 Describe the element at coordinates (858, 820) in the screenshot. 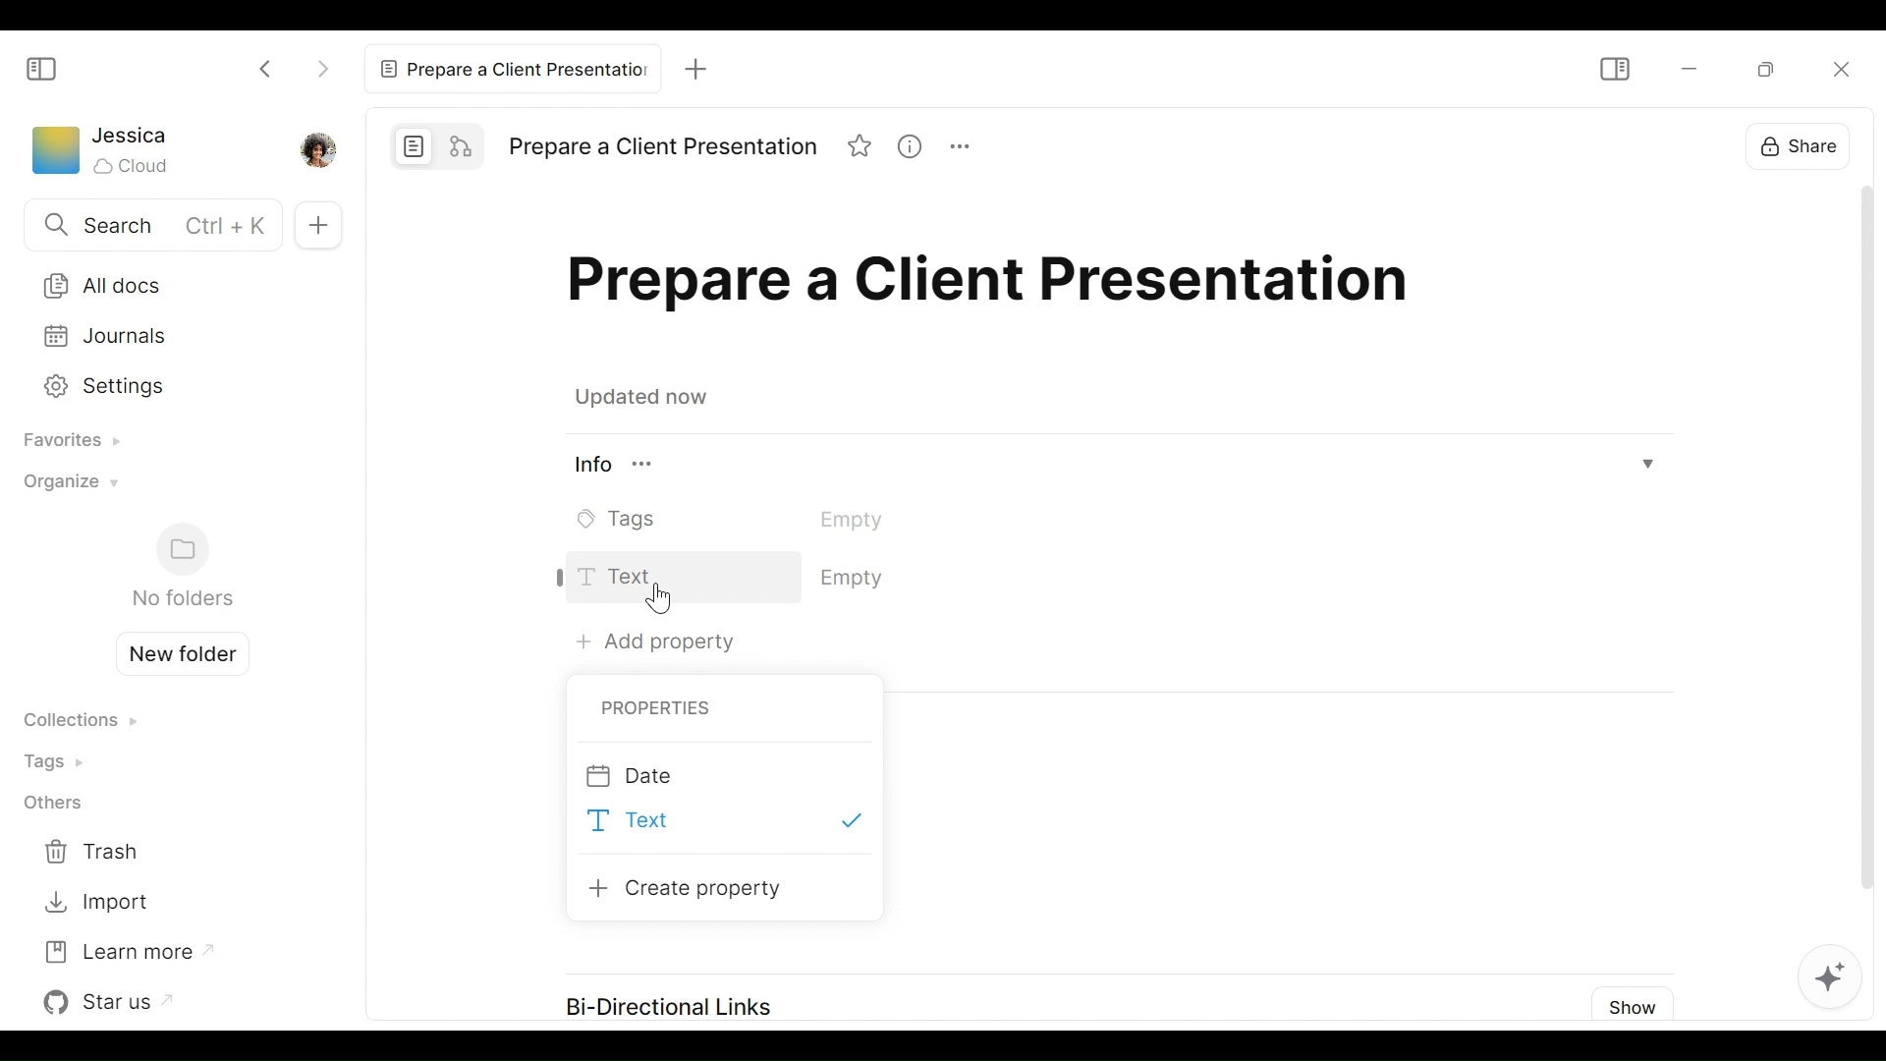

I see `Select` at that location.